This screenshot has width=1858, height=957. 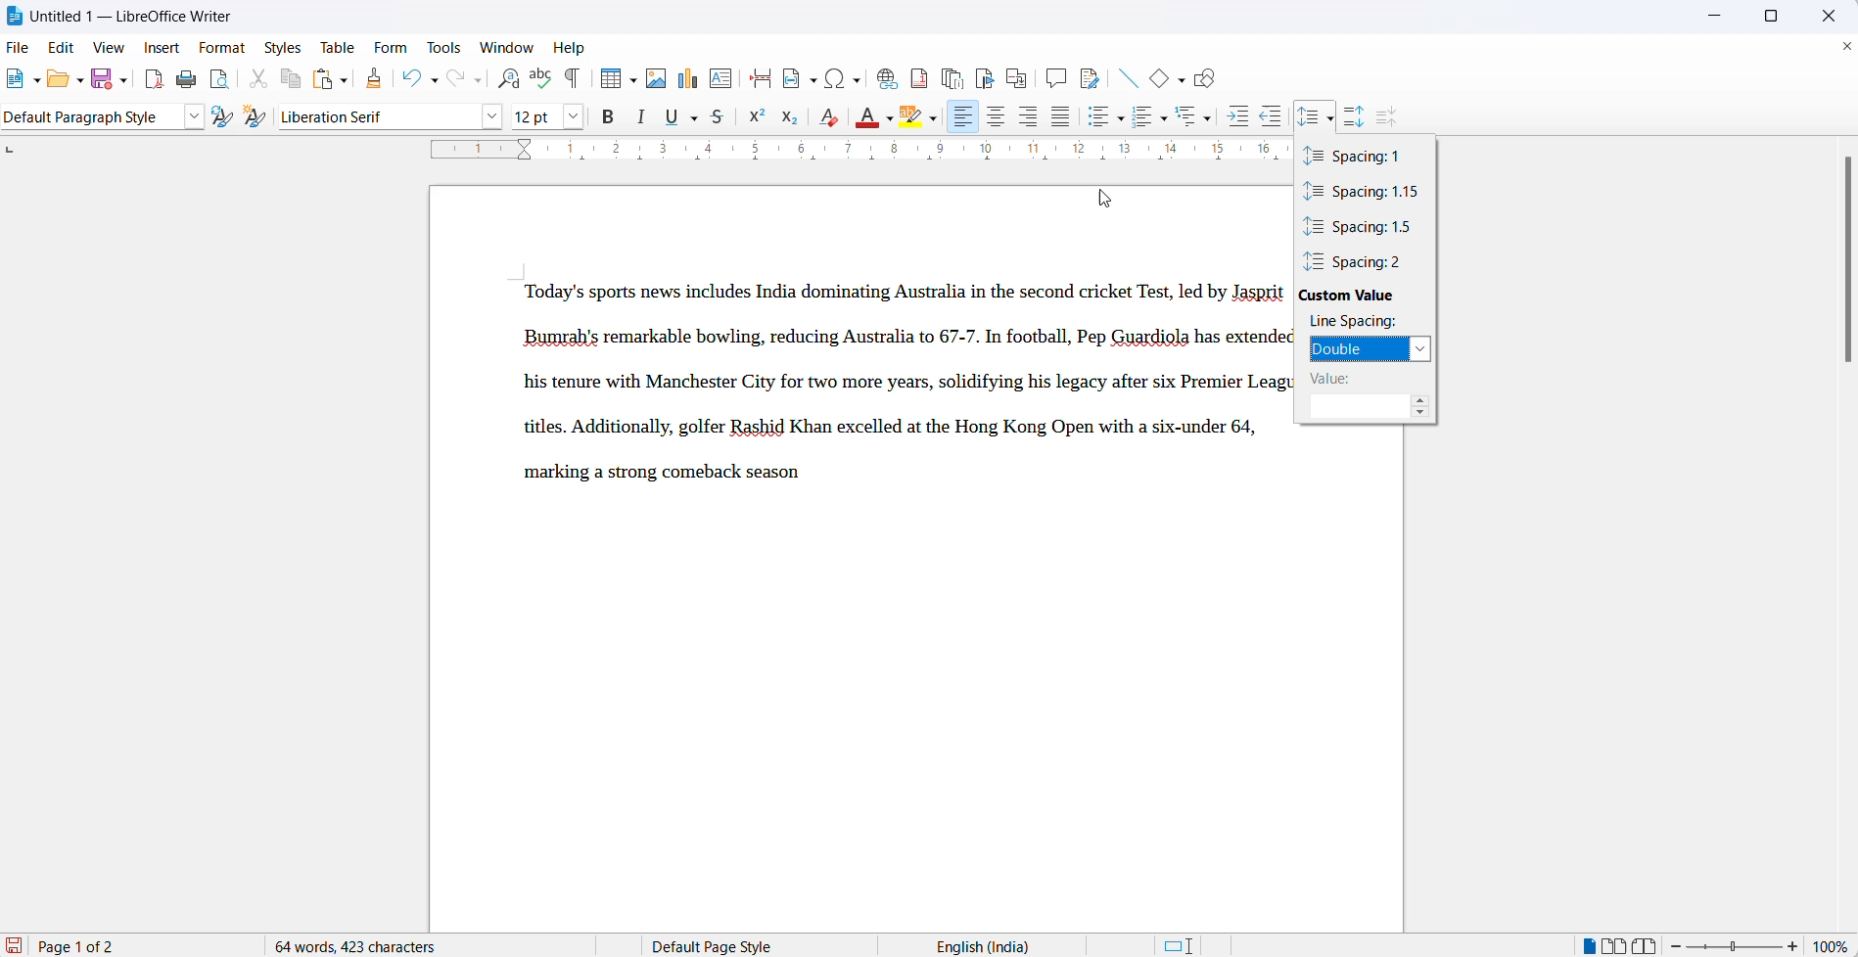 I want to click on text align right, so click(x=1029, y=117).